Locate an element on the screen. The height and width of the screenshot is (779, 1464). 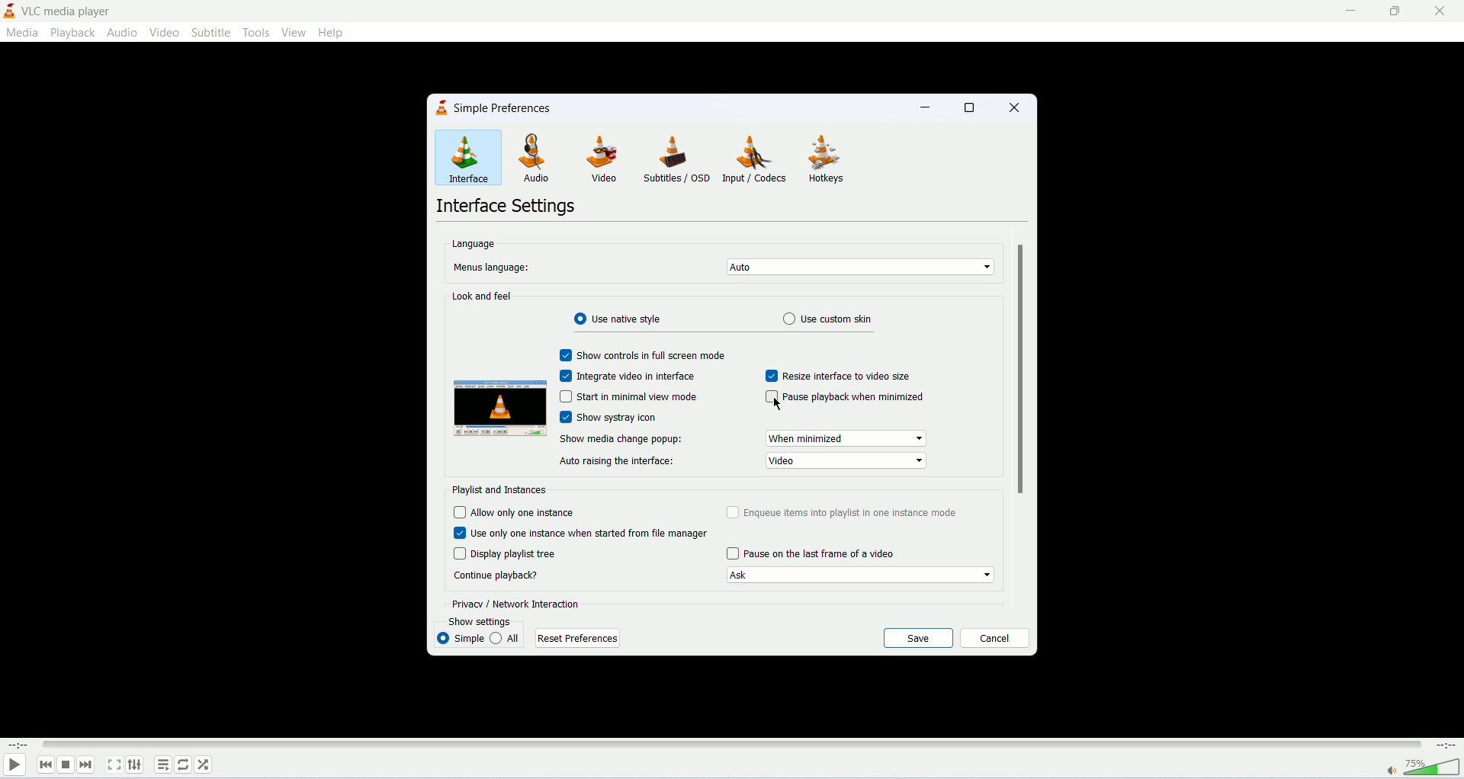
start minimal view mode is located at coordinates (638, 397).